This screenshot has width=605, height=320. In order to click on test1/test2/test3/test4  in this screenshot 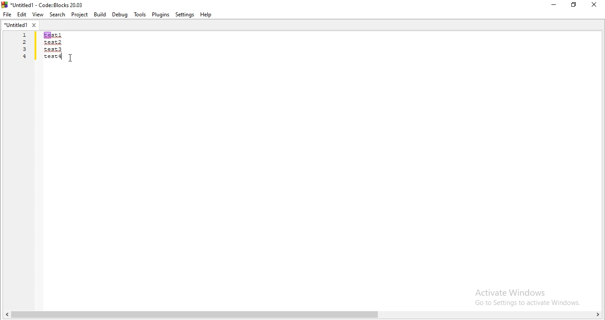, I will do `click(52, 45)`.